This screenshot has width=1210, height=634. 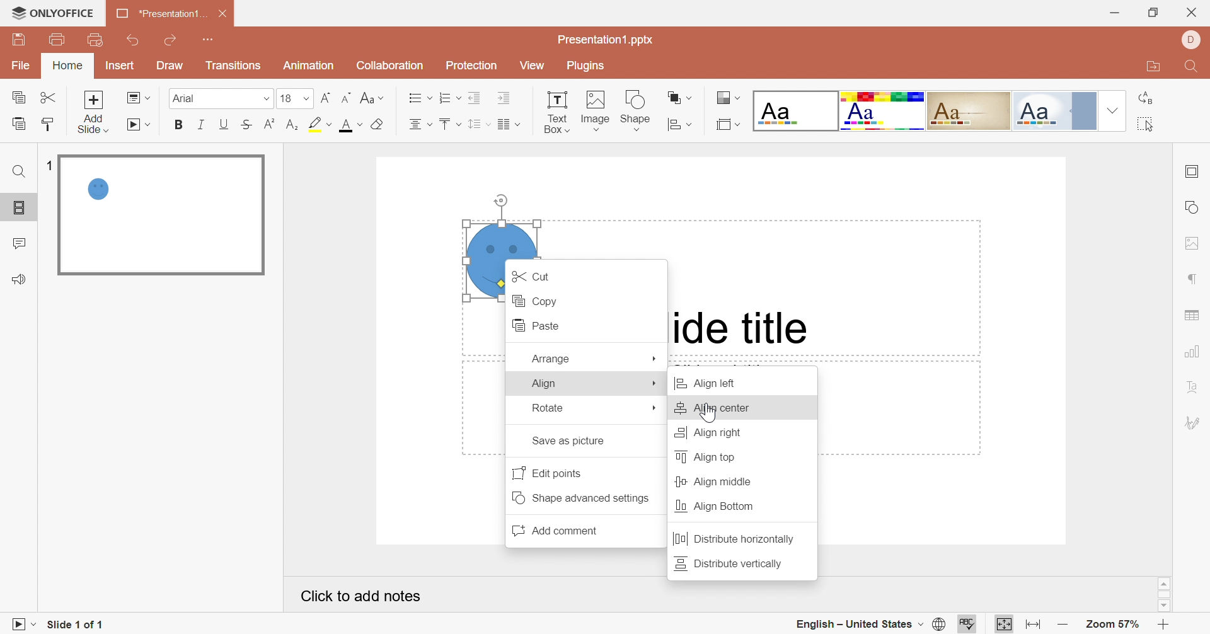 What do you see at coordinates (1194, 208) in the screenshot?
I see `shape settings` at bounding box center [1194, 208].